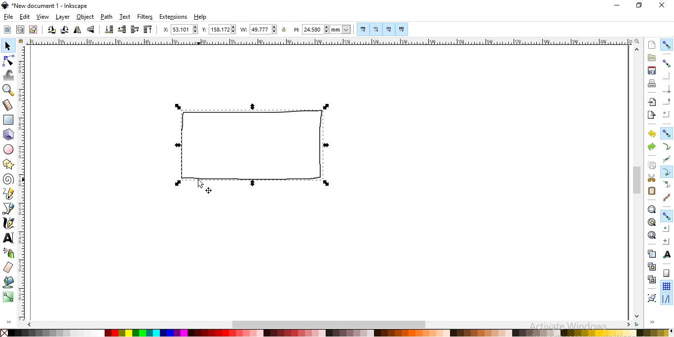 The width and height of the screenshot is (674, 337). I want to click on tweak objects by sculpting or painting, so click(9, 76).